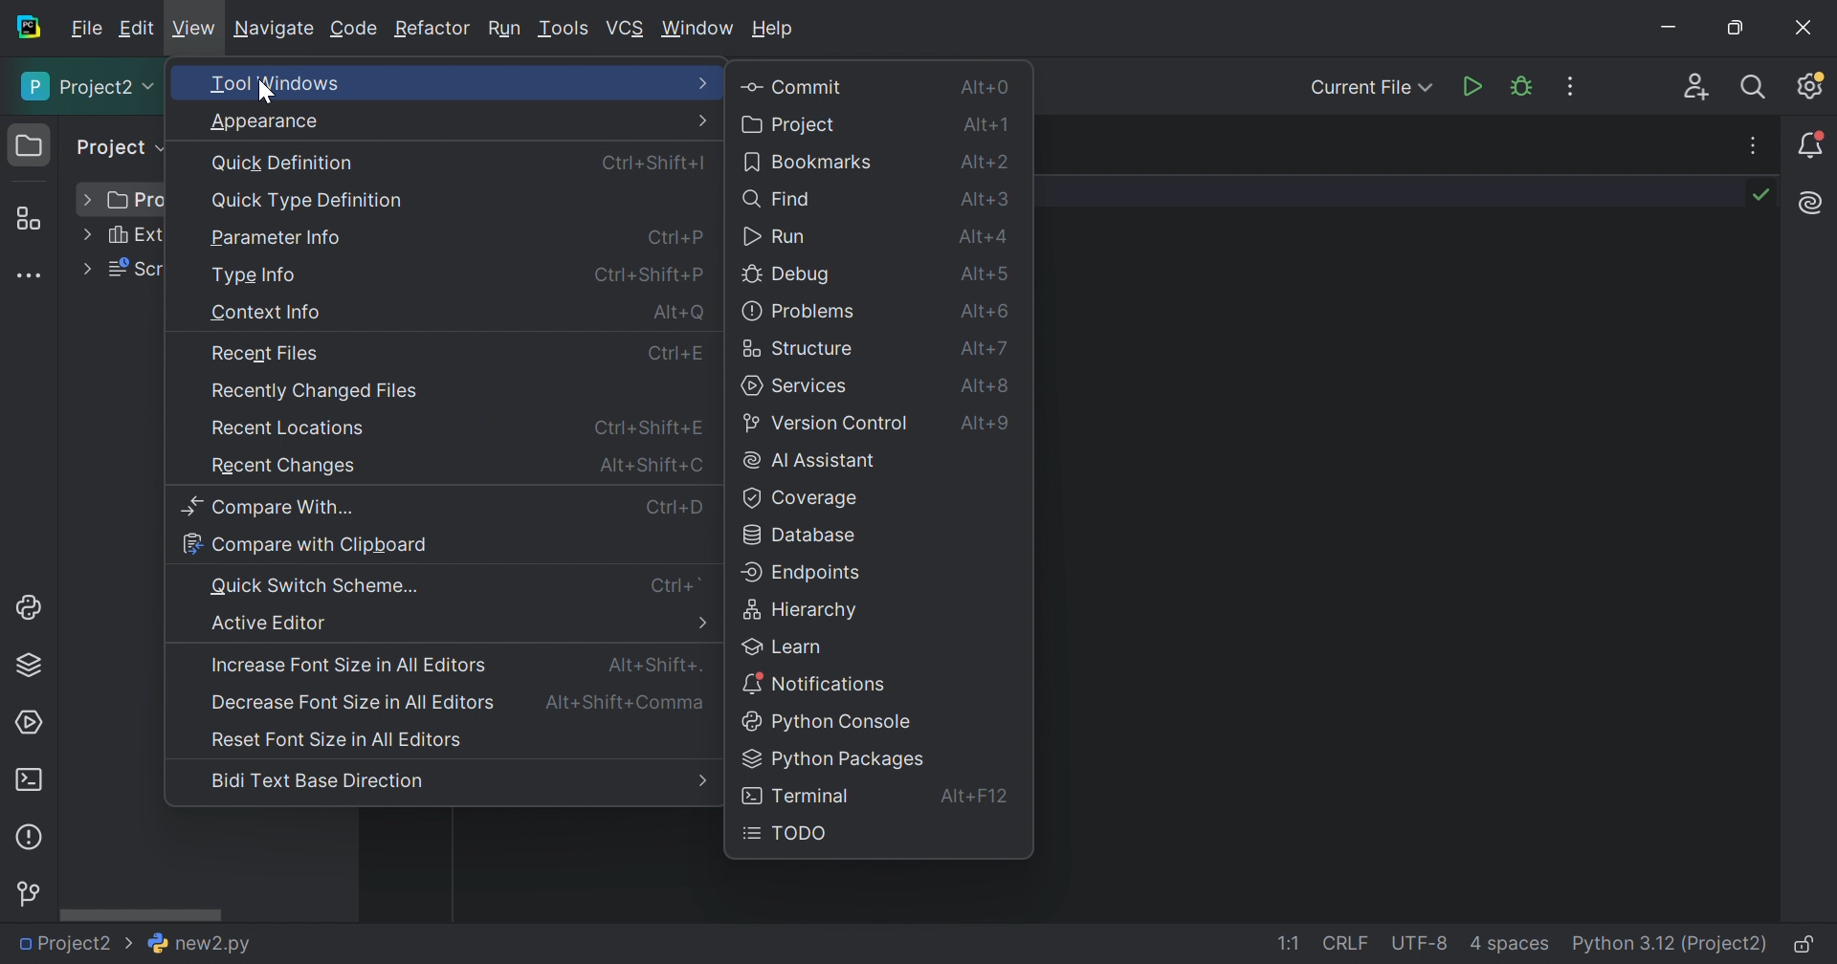 The width and height of the screenshot is (1837, 964). Describe the element at coordinates (1806, 946) in the screenshot. I see `Make file read-only` at that location.